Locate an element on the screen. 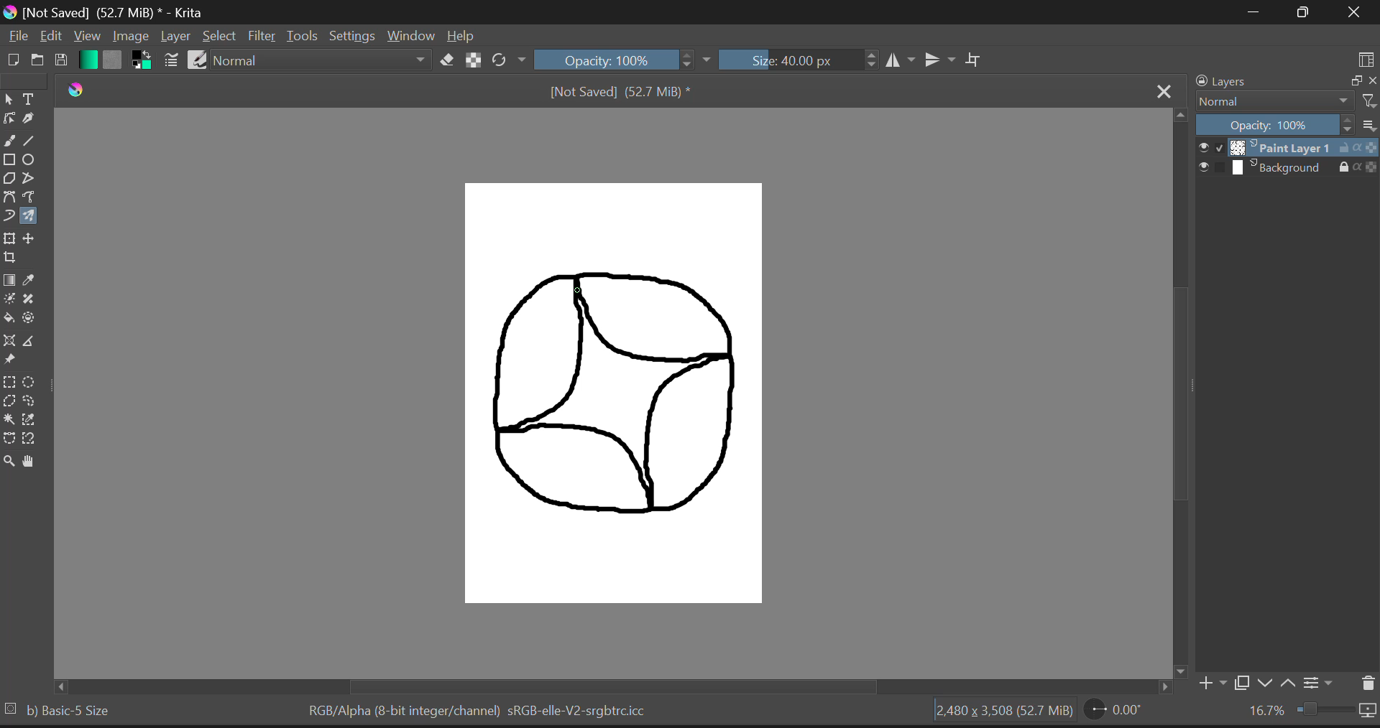 This screenshot has width=1380, height=728. Save is located at coordinates (60, 61).